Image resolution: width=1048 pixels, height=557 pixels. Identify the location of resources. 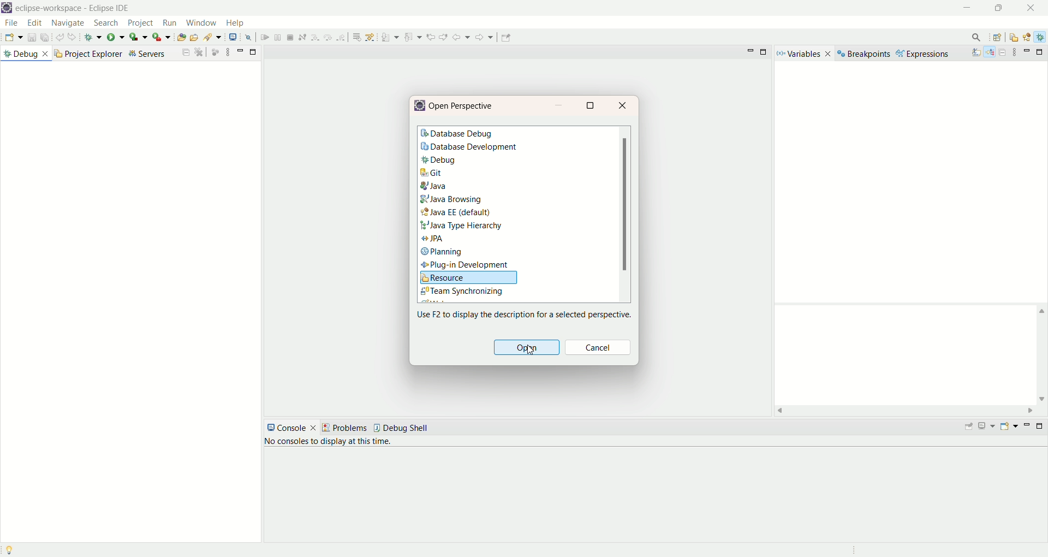
(1015, 38).